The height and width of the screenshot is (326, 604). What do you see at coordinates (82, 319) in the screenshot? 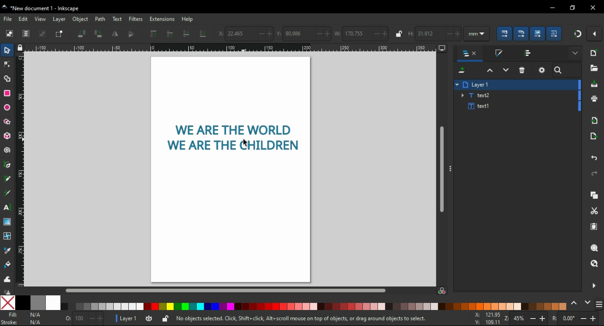
I see `opacity` at bounding box center [82, 319].